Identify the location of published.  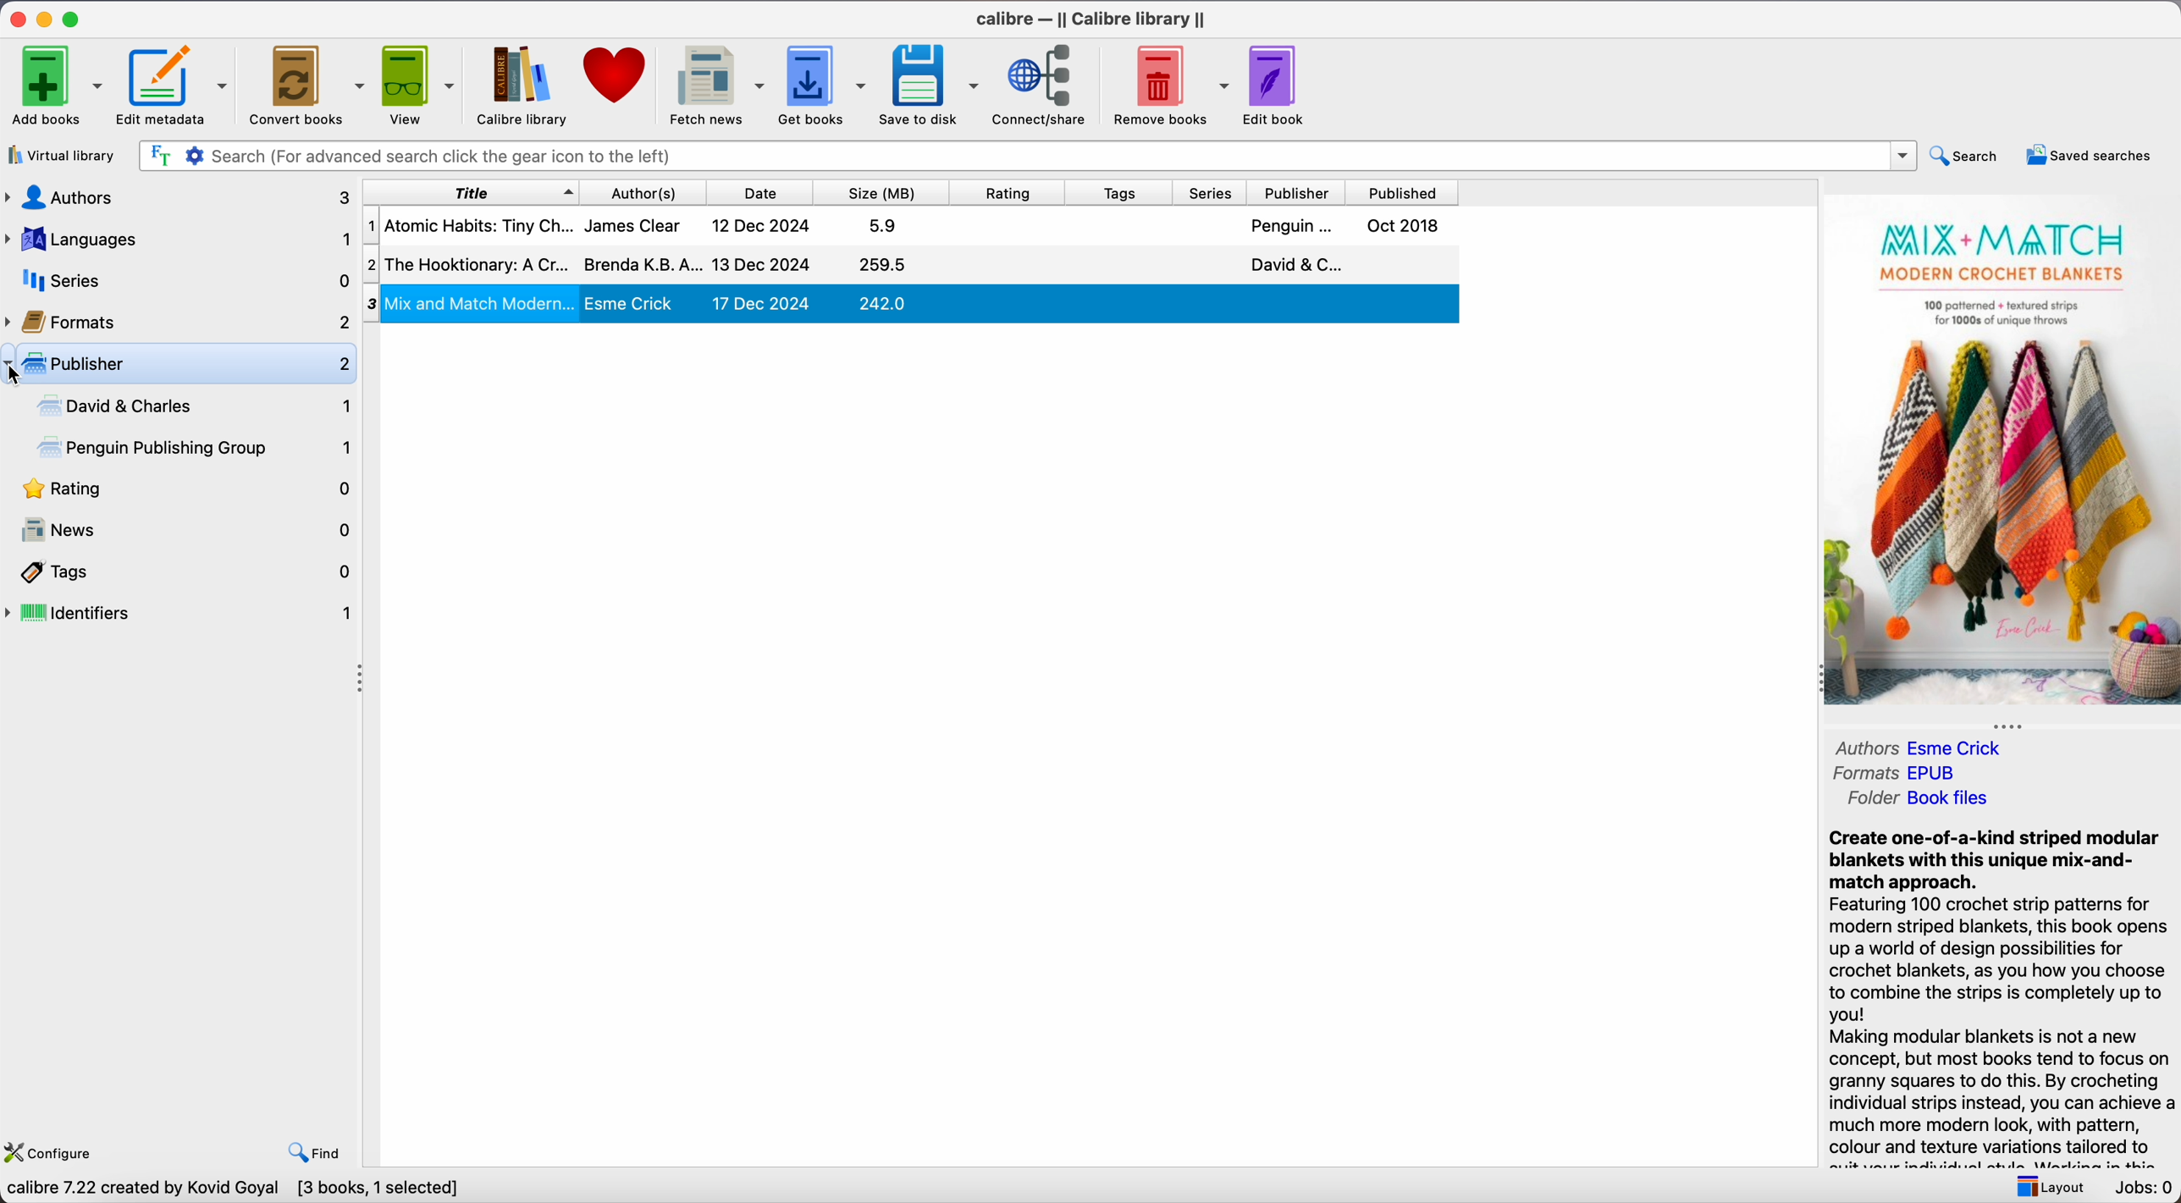
(1403, 193).